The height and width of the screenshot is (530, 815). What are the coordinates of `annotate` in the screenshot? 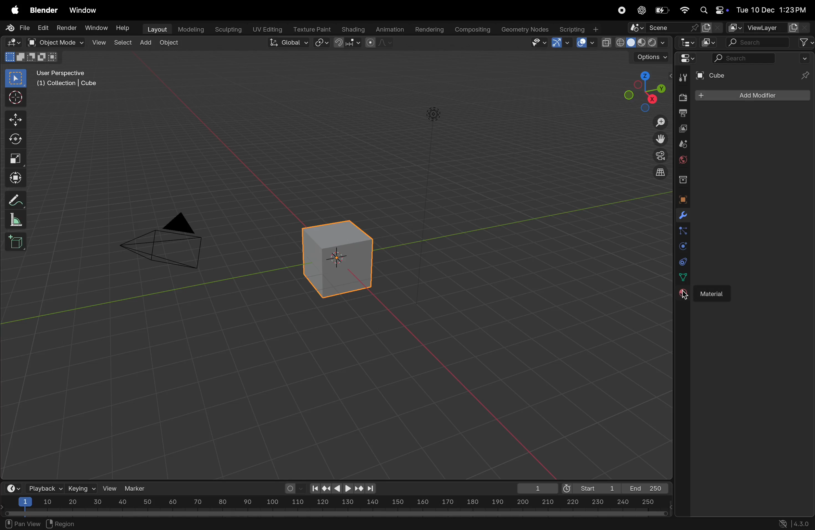 It's located at (13, 200).